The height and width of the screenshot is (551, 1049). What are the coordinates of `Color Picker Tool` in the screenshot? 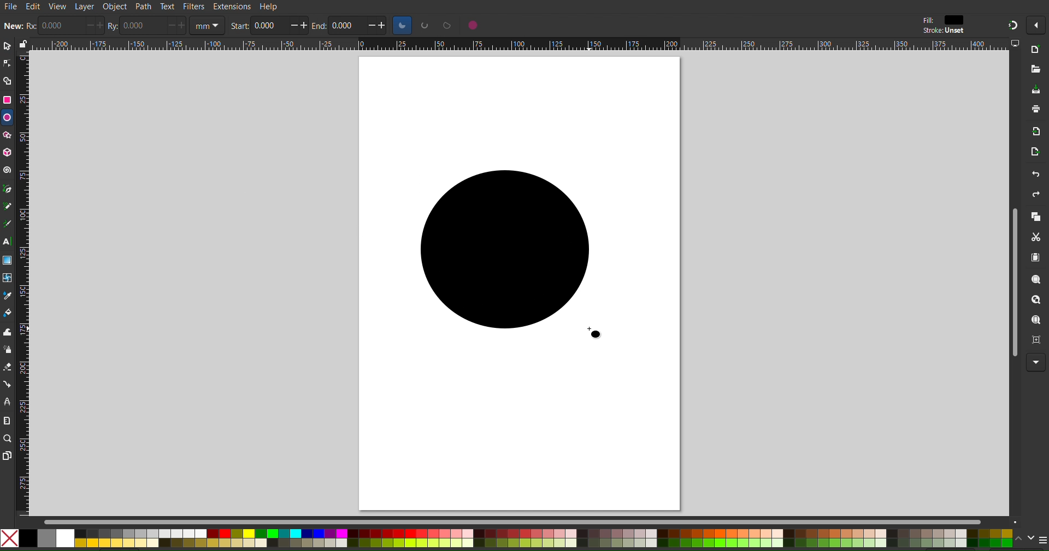 It's located at (8, 296).